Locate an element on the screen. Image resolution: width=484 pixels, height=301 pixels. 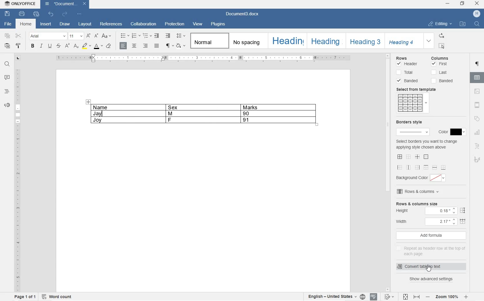
set vertical inner lines only is located at coordinates (409, 167).